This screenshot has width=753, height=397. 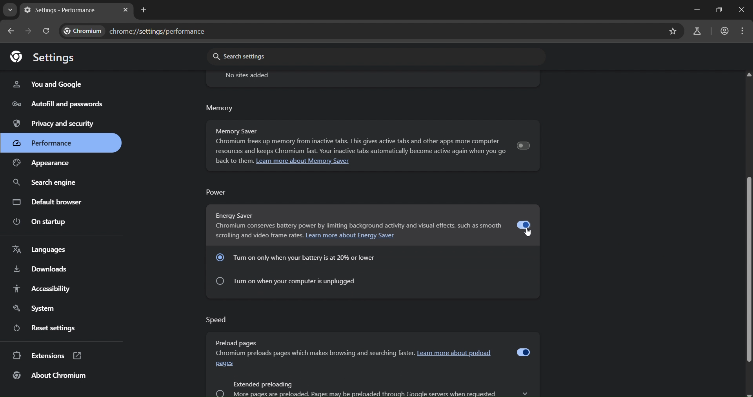 What do you see at coordinates (525, 391) in the screenshot?
I see `show more` at bounding box center [525, 391].